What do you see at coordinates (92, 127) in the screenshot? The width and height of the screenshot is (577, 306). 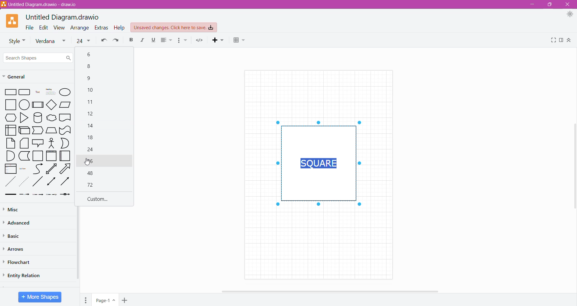 I see `14` at bounding box center [92, 127].